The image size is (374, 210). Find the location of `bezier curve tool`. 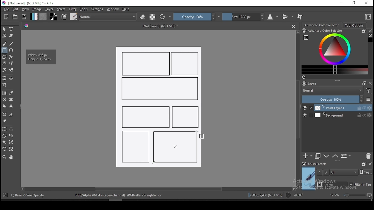

bezier curve tool is located at coordinates (4, 64).